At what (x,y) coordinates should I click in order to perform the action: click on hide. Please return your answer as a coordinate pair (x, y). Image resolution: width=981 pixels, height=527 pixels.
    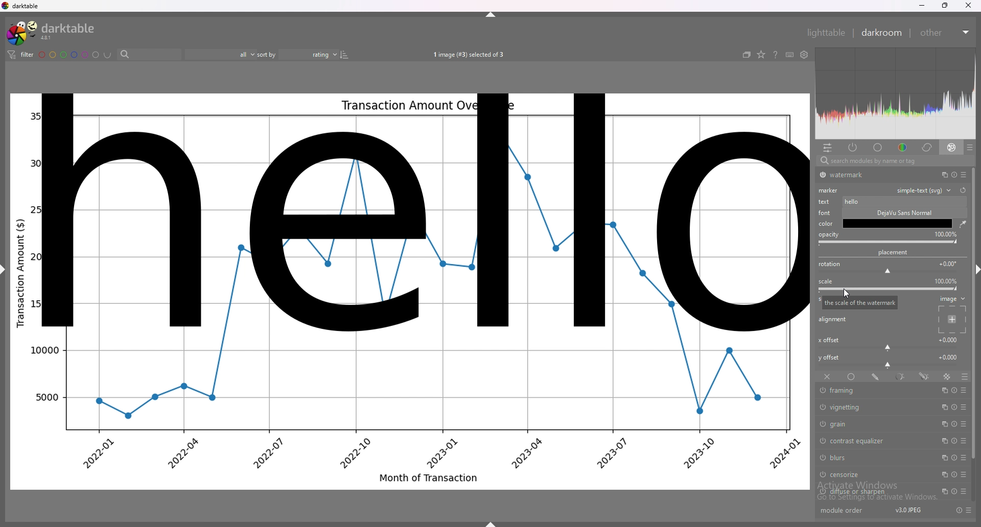
    Looking at the image, I should click on (490, 523).